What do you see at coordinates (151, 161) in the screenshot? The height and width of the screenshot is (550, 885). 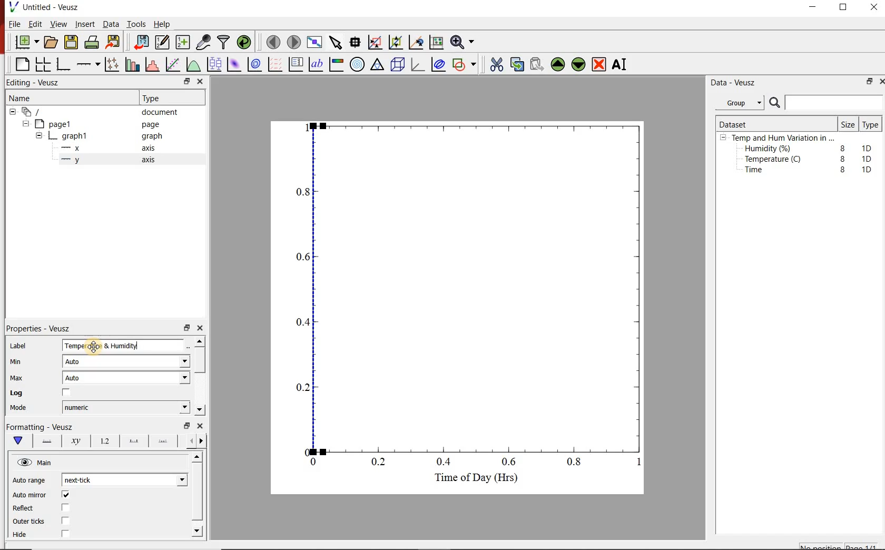 I see `axis` at bounding box center [151, 161].